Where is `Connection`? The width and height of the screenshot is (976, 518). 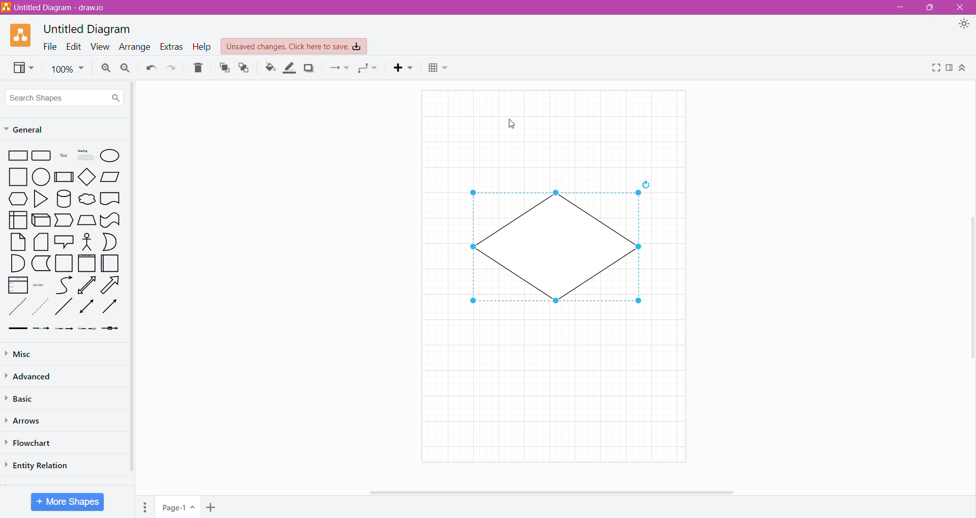
Connection is located at coordinates (339, 68).